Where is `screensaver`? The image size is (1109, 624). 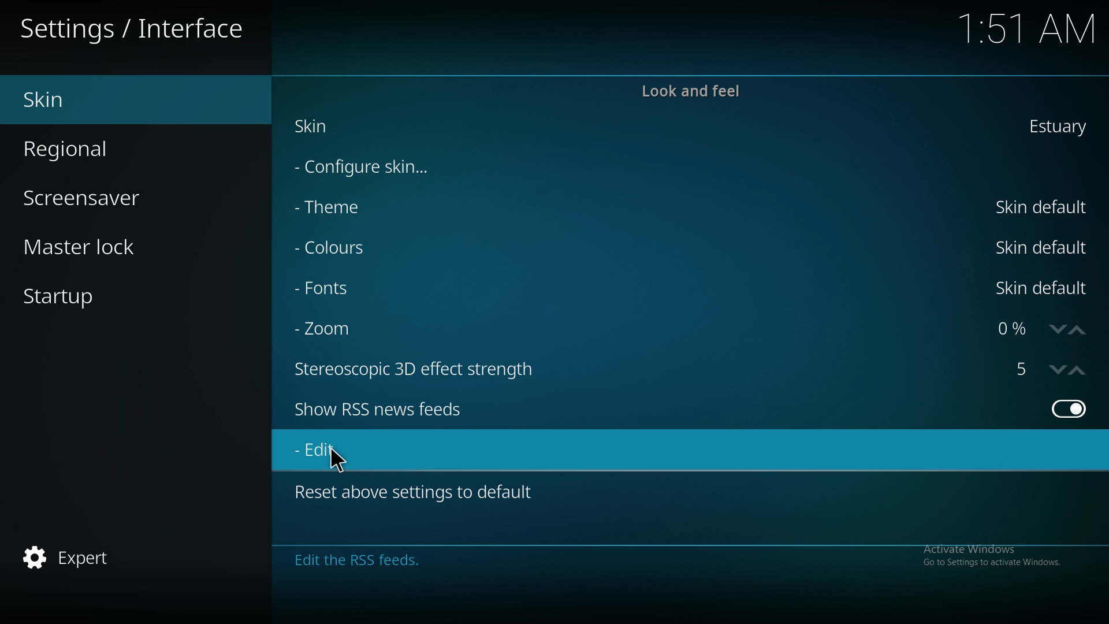 screensaver is located at coordinates (96, 196).